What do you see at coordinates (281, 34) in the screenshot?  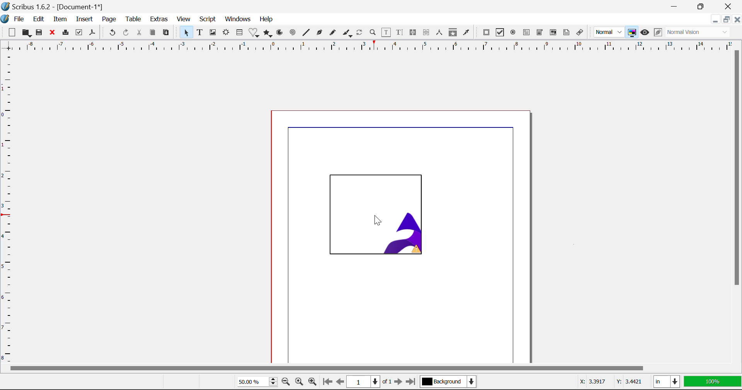 I see `Arc` at bounding box center [281, 34].